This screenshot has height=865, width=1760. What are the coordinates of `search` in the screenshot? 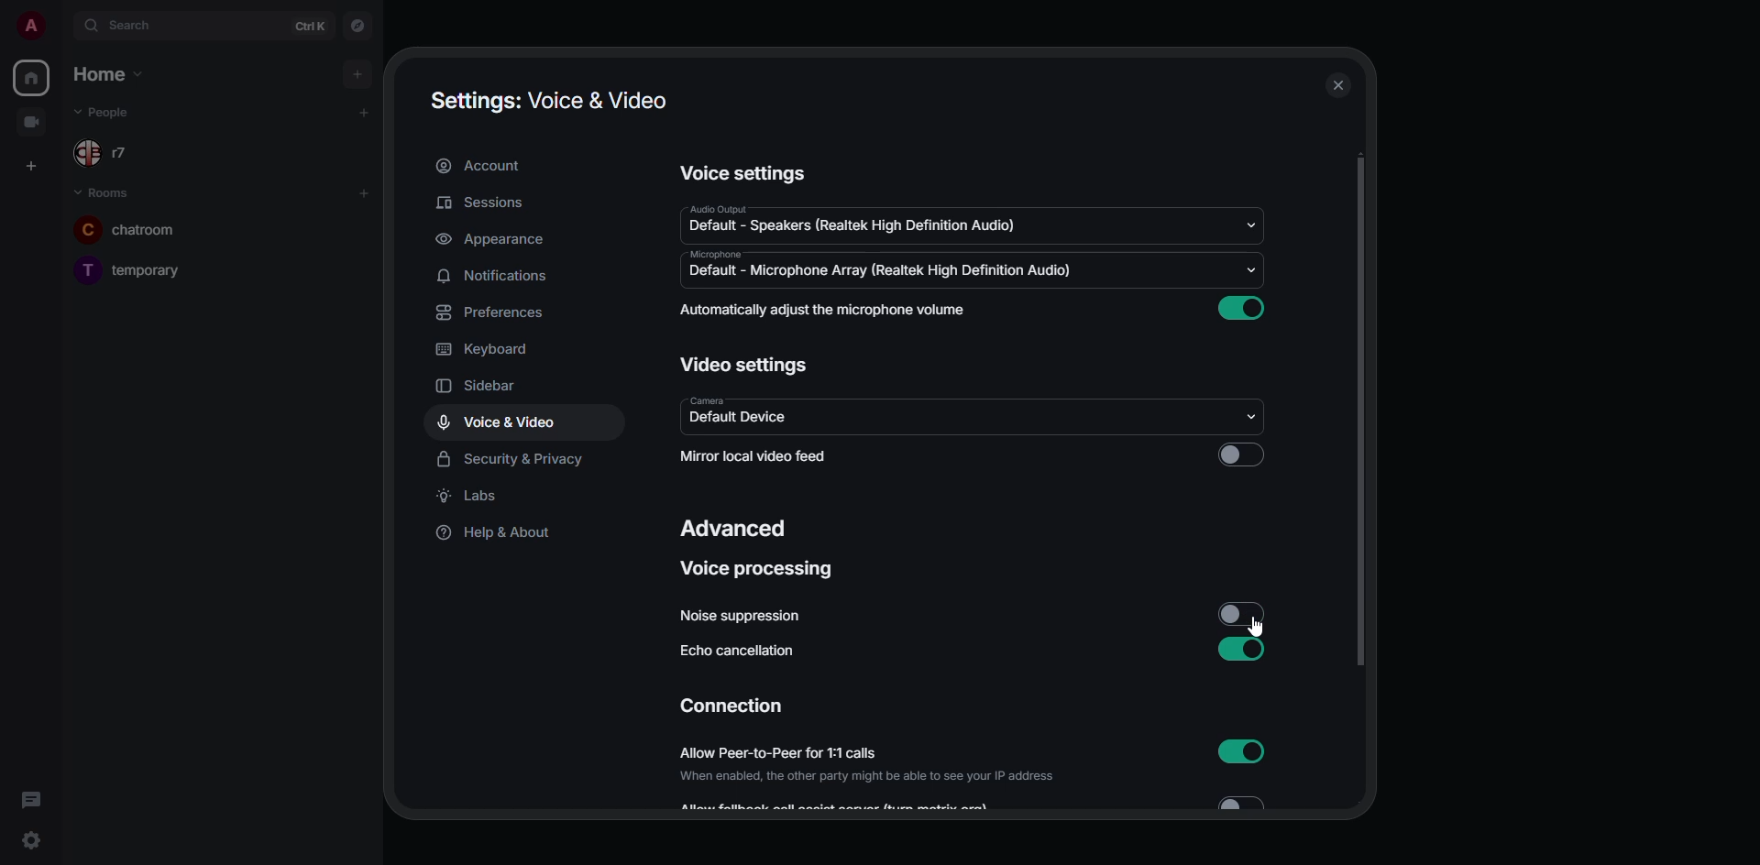 It's located at (140, 26).